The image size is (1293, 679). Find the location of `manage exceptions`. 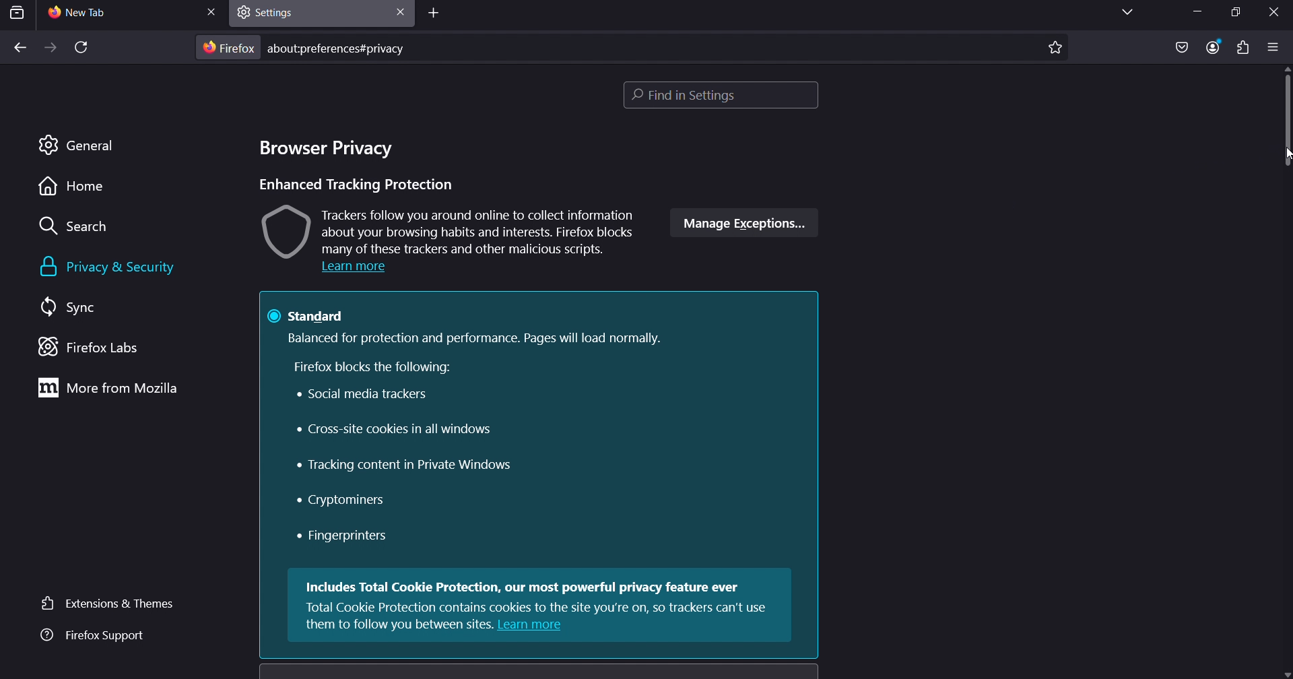

manage exceptions is located at coordinates (743, 224).